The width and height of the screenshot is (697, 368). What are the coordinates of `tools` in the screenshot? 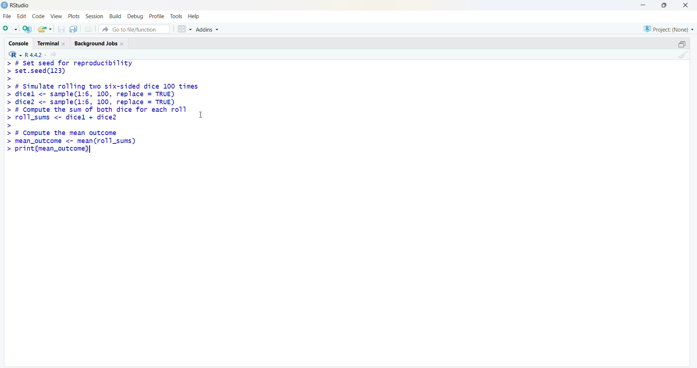 It's located at (176, 17).